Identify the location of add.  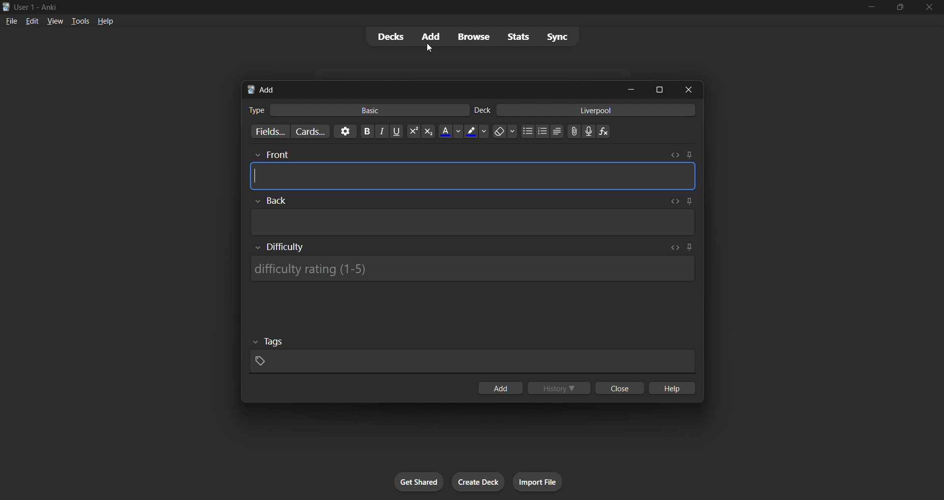
(499, 389).